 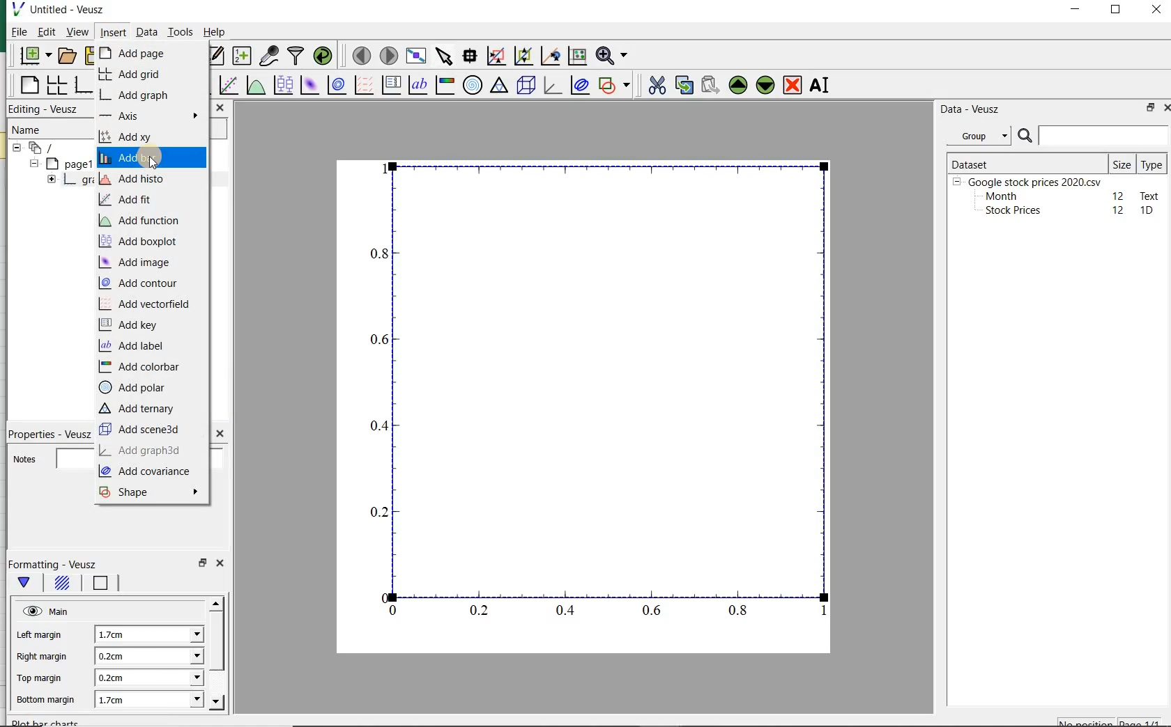 What do you see at coordinates (152, 158) in the screenshot?
I see `add bar` at bounding box center [152, 158].